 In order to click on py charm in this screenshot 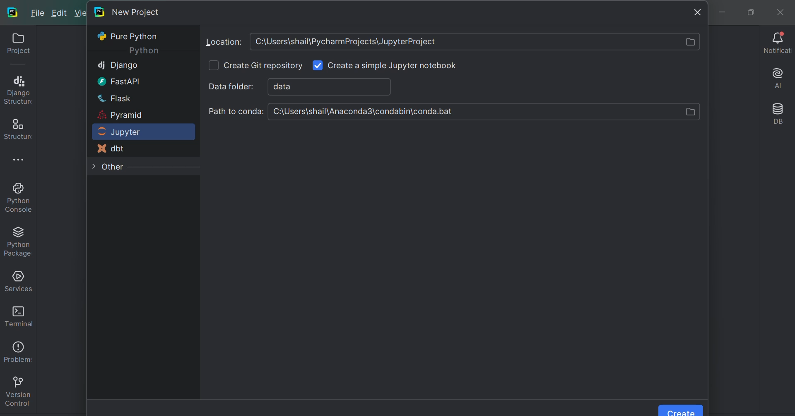, I will do `click(13, 11)`.